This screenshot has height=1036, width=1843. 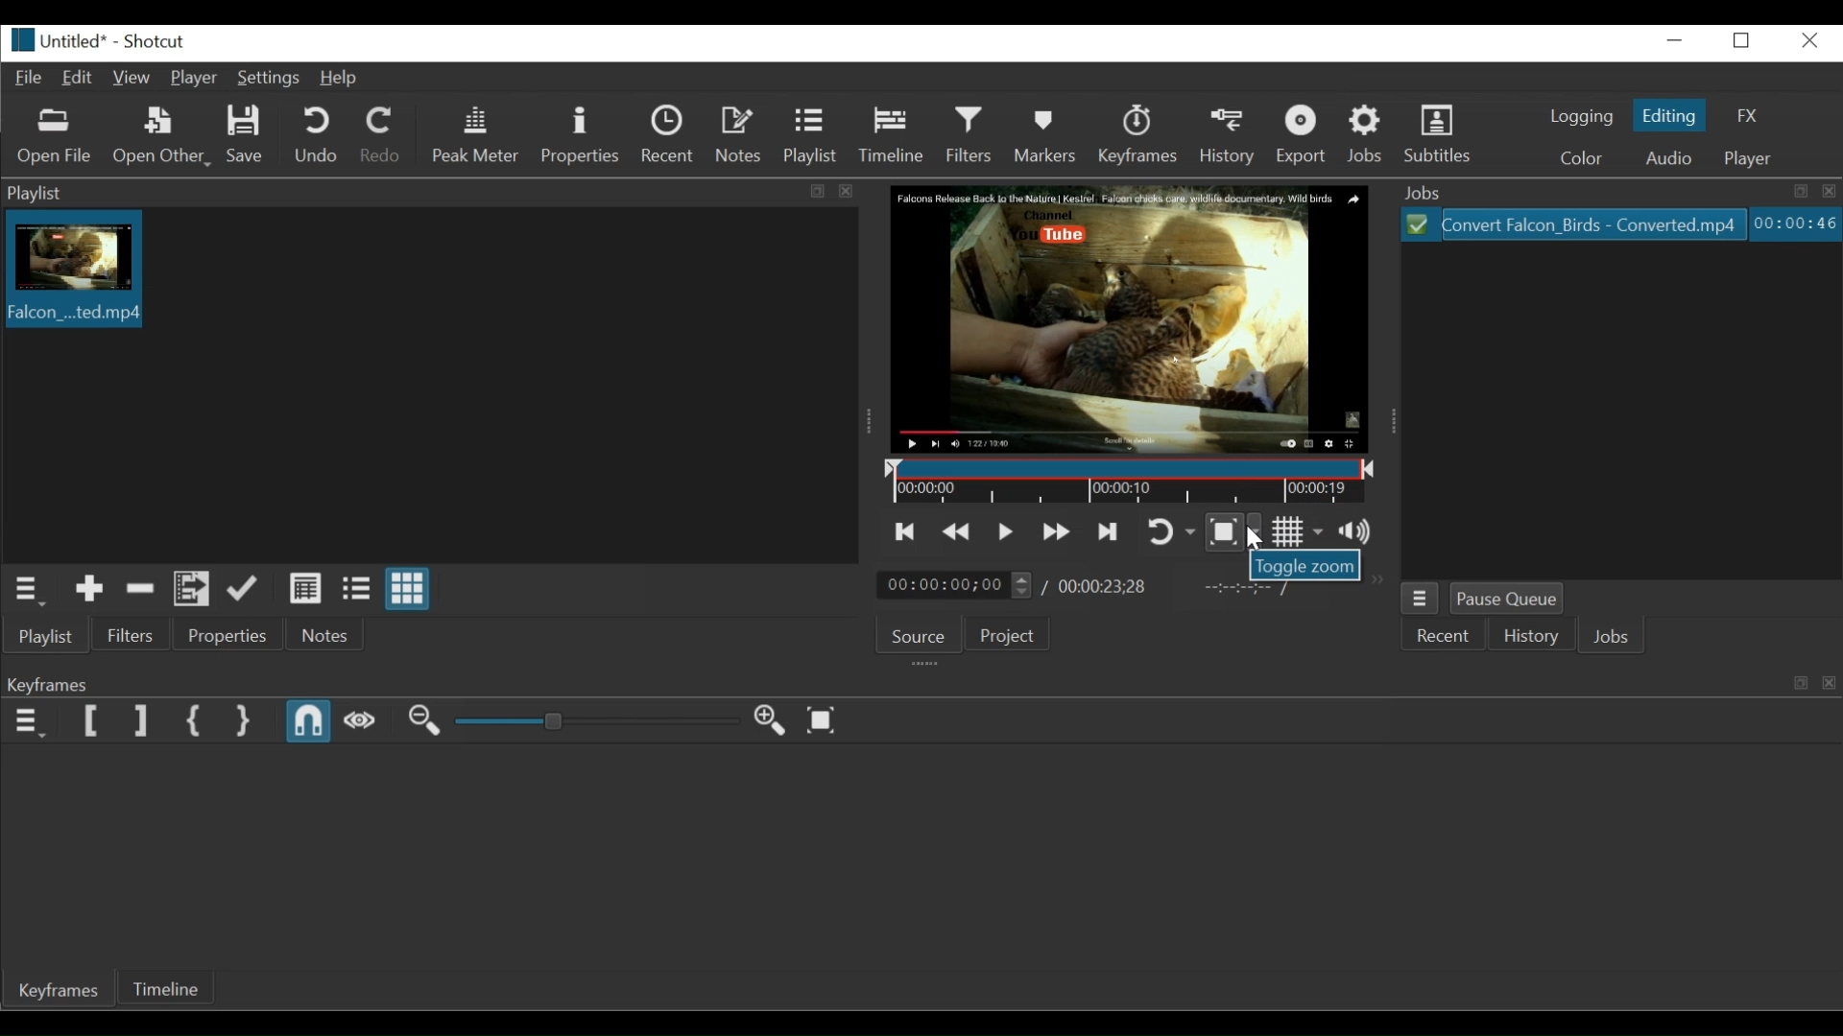 I want to click on Add the Source to the playlist, so click(x=88, y=590).